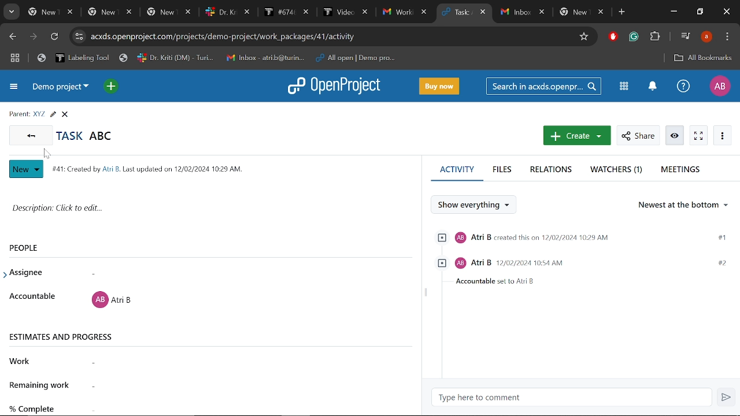 This screenshot has height=416, width=740. What do you see at coordinates (227, 12) in the screenshot?
I see `Other tabs` at bounding box center [227, 12].